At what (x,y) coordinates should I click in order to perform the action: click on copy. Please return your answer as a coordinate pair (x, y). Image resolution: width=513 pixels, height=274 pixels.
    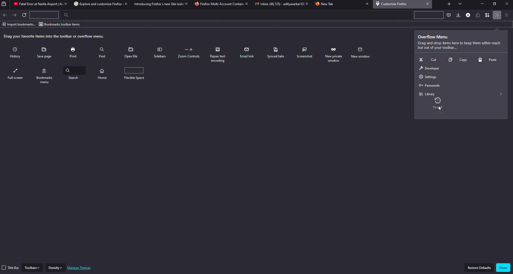
    Looking at the image, I should click on (456, 61).